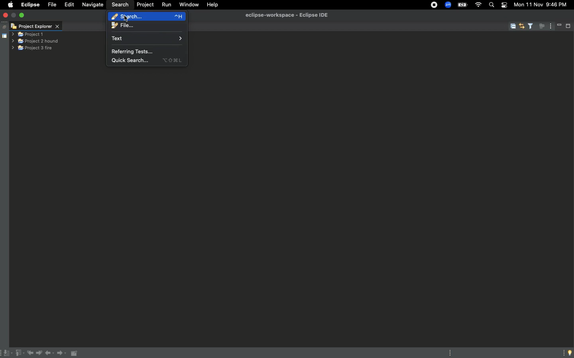 The height and width of the screenshot is (358, 574). Describe the element at coordinates (147, 5) in the screenshot. I see `Project` at that location.